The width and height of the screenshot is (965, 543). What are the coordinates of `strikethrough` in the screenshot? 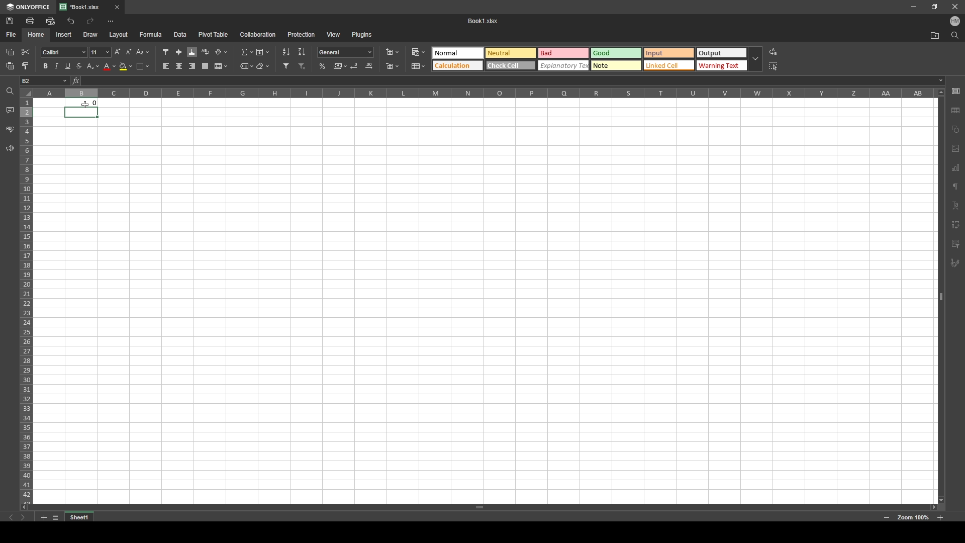 It's located at (79, 66).